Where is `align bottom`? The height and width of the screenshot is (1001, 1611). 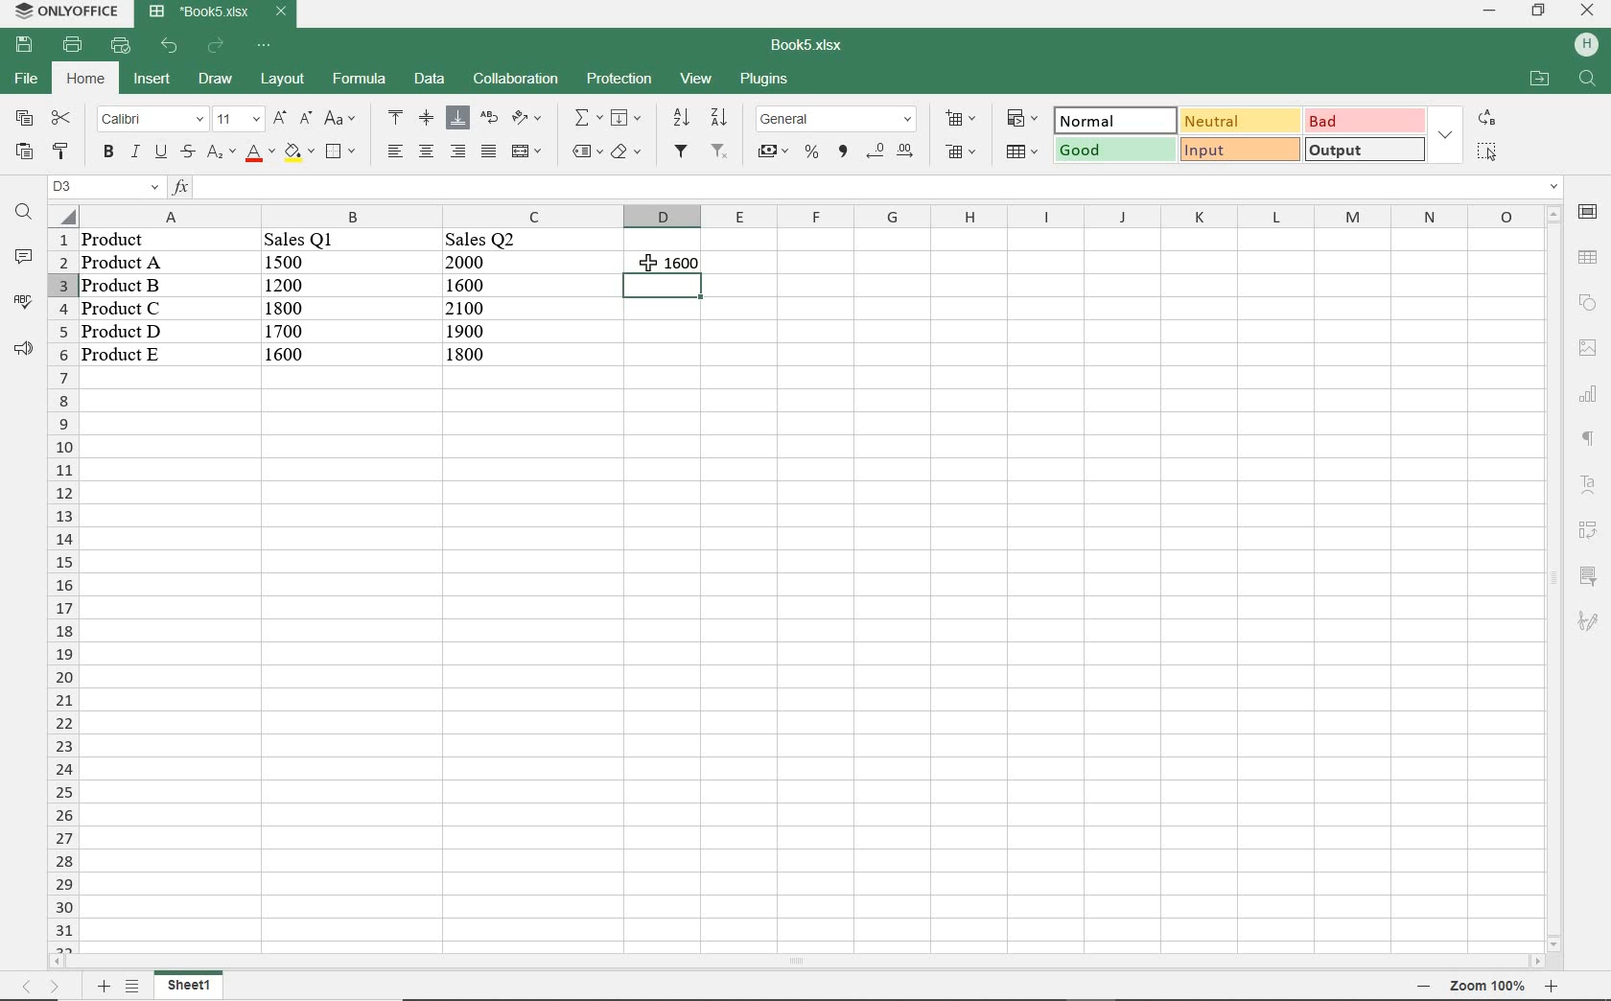 align bottom is located at coordinates (457, 120).